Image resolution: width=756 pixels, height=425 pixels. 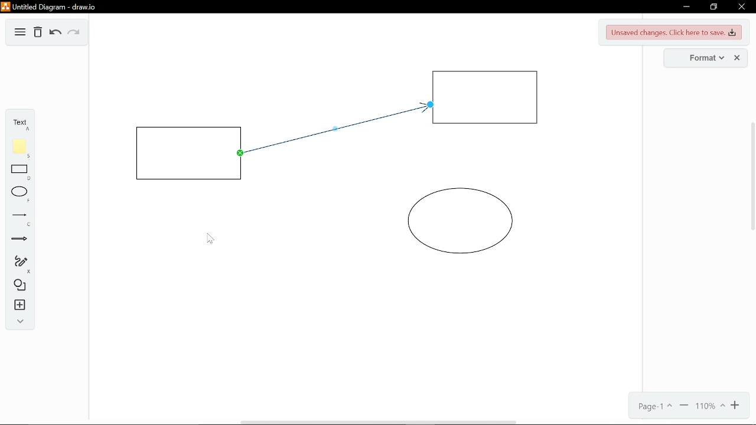 I want to click on circle, so click(x=461, y=221).